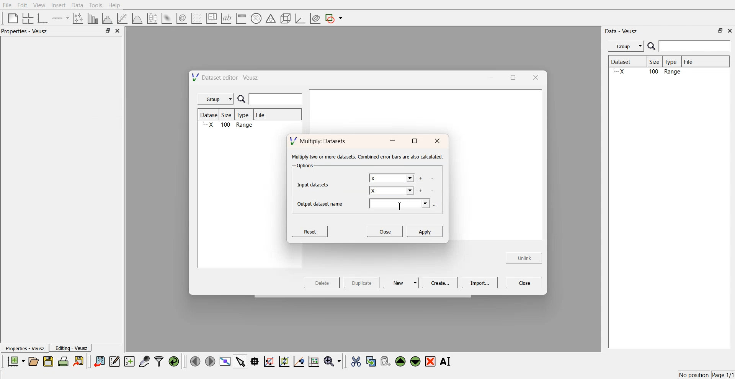 This screenshot has width=735, height=379. What do you see at coordinates (627, 62) in the screenshot?
I see `Dataset` at bounding box center [627, 62].